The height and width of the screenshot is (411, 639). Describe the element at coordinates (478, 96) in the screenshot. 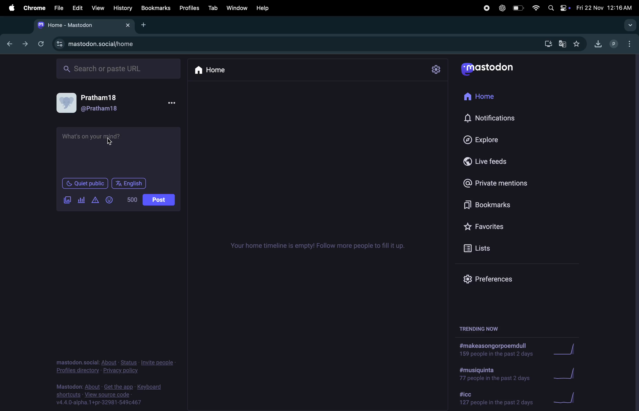

I see `home` at that location.